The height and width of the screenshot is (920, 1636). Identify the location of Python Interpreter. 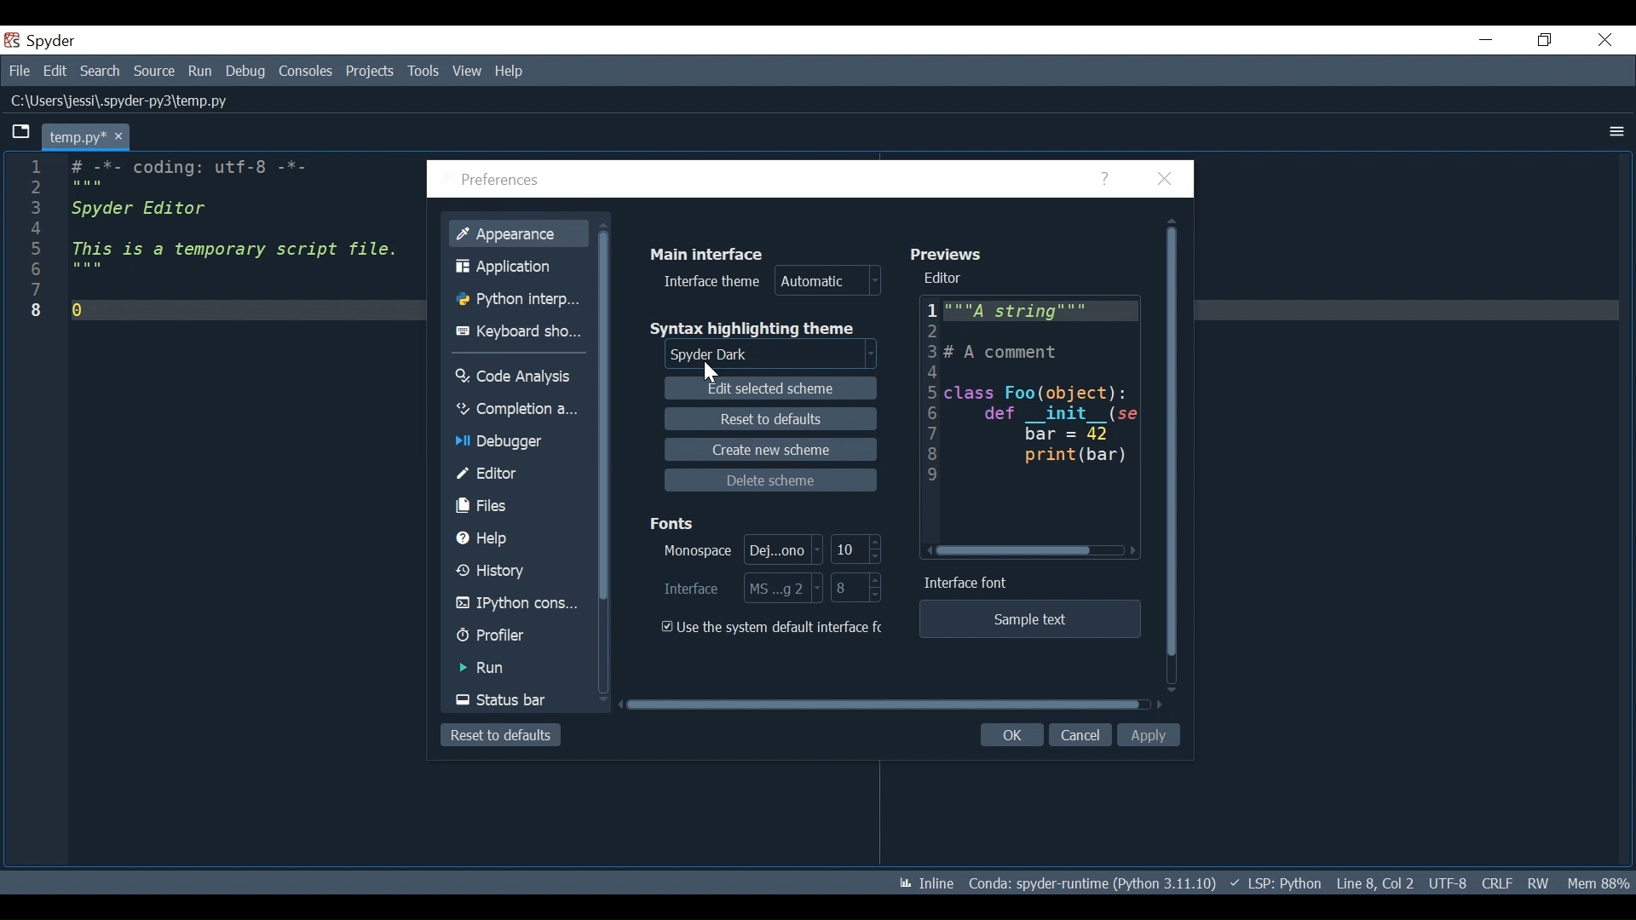
(519, 299).